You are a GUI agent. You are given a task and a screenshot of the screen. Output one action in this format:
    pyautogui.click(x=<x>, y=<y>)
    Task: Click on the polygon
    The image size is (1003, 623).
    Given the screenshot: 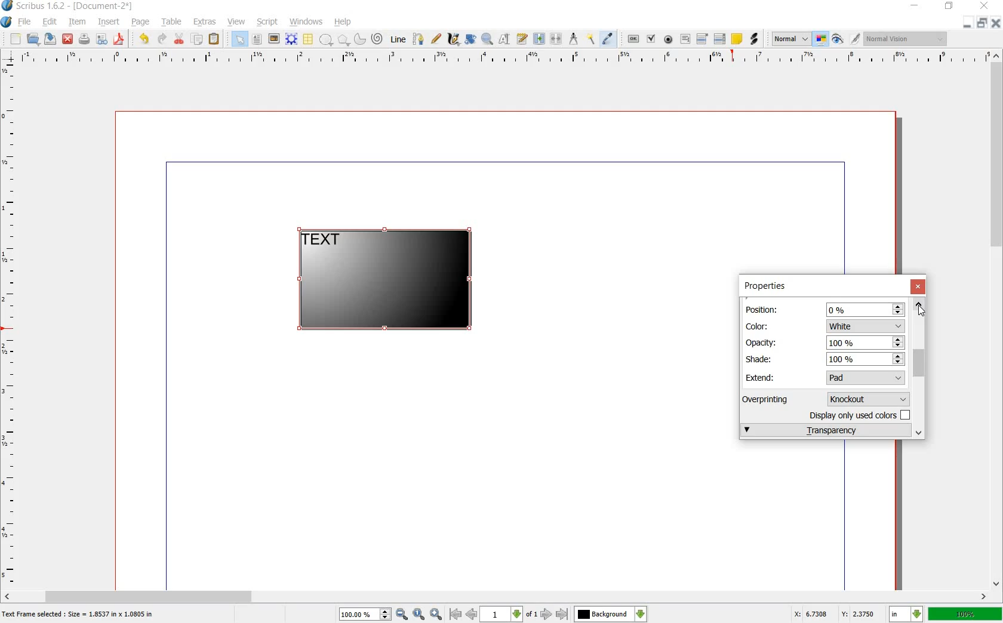 What is the action you would take?
    pyautogui.click(x=341, y=39)
    